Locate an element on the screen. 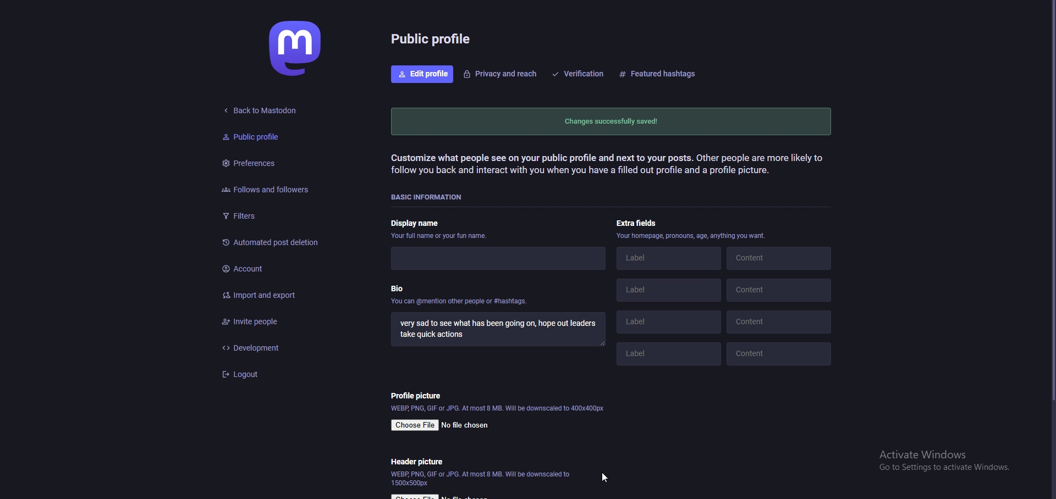 The height and width of the screenshot is (499, 1056). edit profile is located at coordinates (424, 74).